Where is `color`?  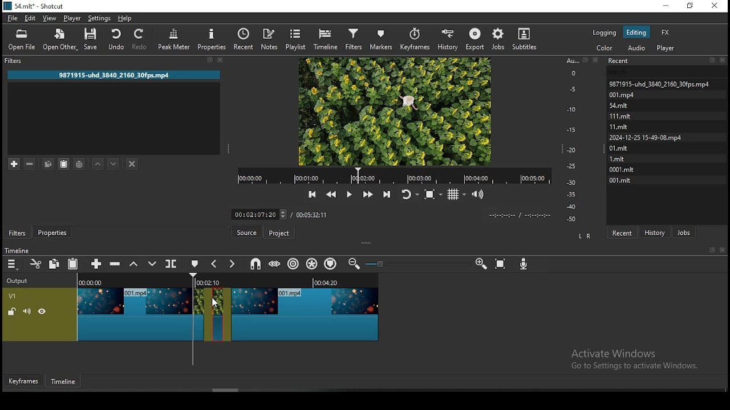
color is located at coordinates (606, 49).